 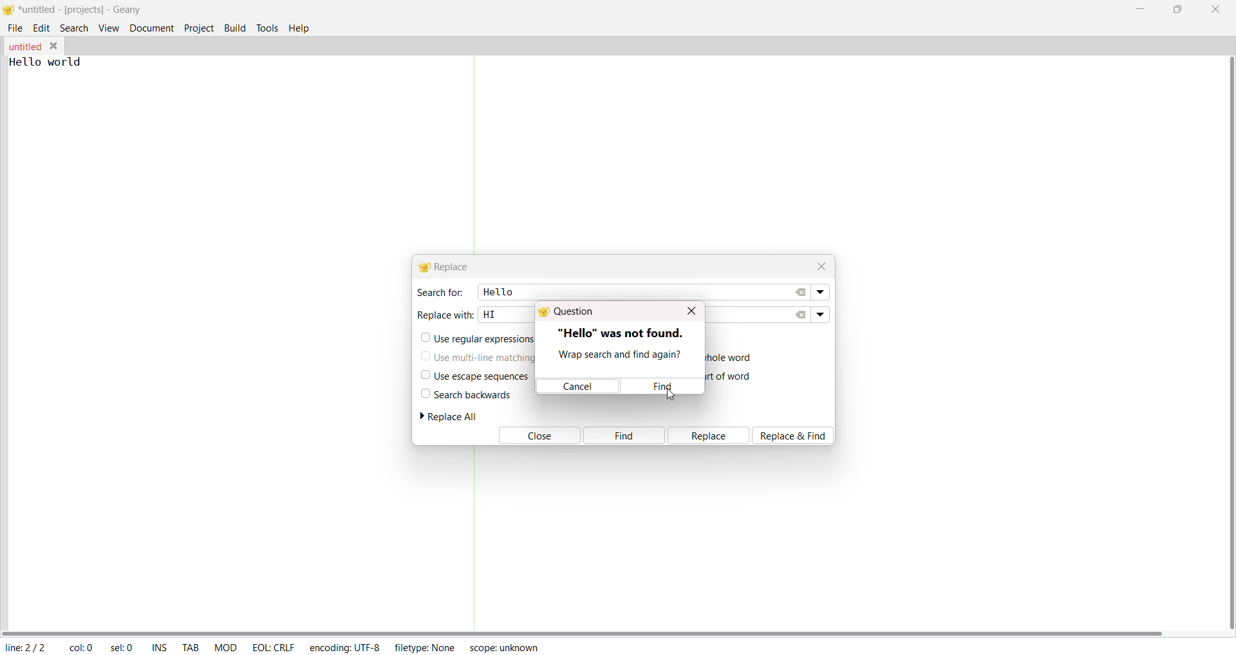 I want to click on hello, so click(x=496, y=291).